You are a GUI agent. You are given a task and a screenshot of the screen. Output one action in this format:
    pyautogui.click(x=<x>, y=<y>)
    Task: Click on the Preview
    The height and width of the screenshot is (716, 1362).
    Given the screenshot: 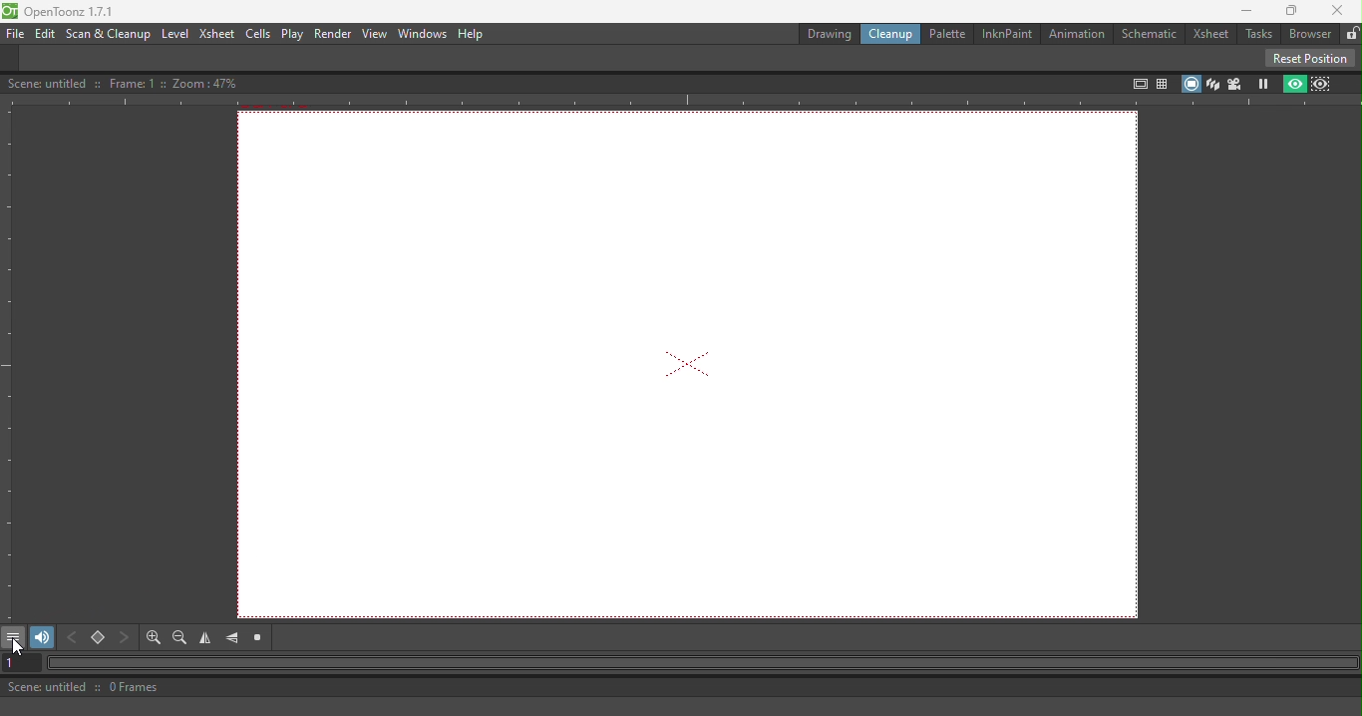 What is the action you would take?
    pyautogui.click(x=1292, y=84)
    